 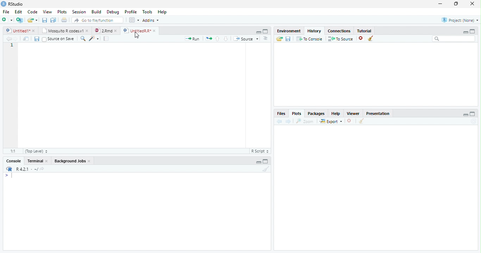 I want to click on Create a Project, so click(x=20, y=20).